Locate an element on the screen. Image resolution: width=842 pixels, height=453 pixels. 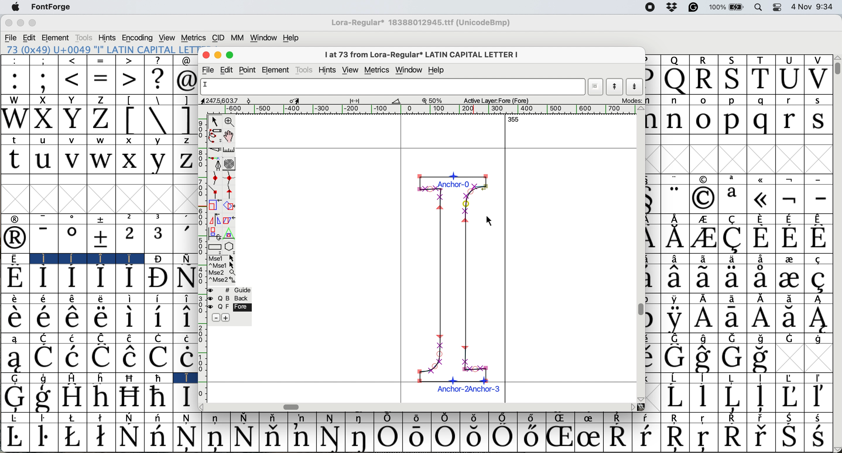
file is located at coordinates (10, 38).